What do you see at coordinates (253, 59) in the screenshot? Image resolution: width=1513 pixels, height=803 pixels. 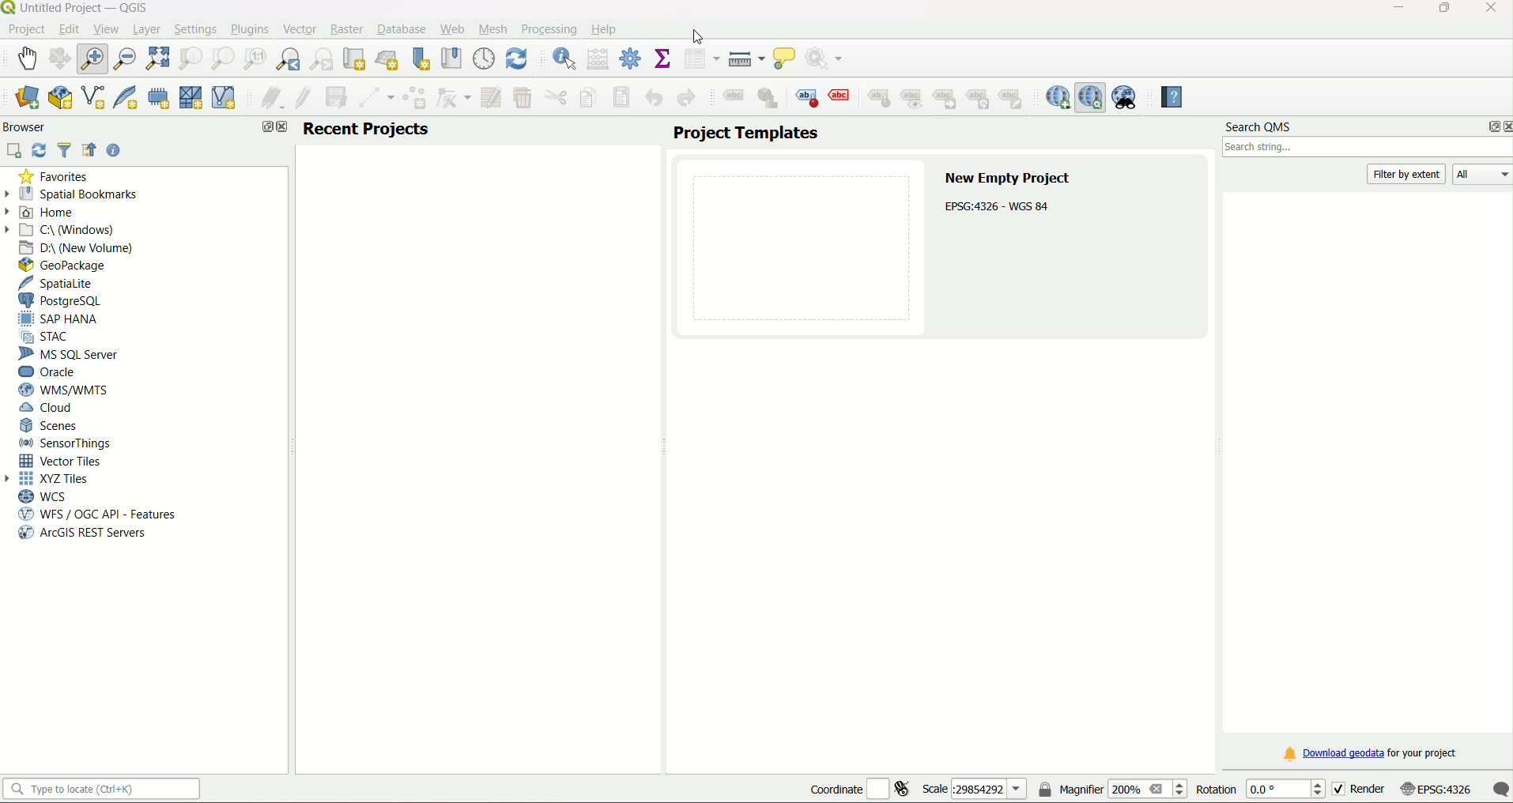 I see `zoom to navigate resolution` at bounding box center [253, 59].